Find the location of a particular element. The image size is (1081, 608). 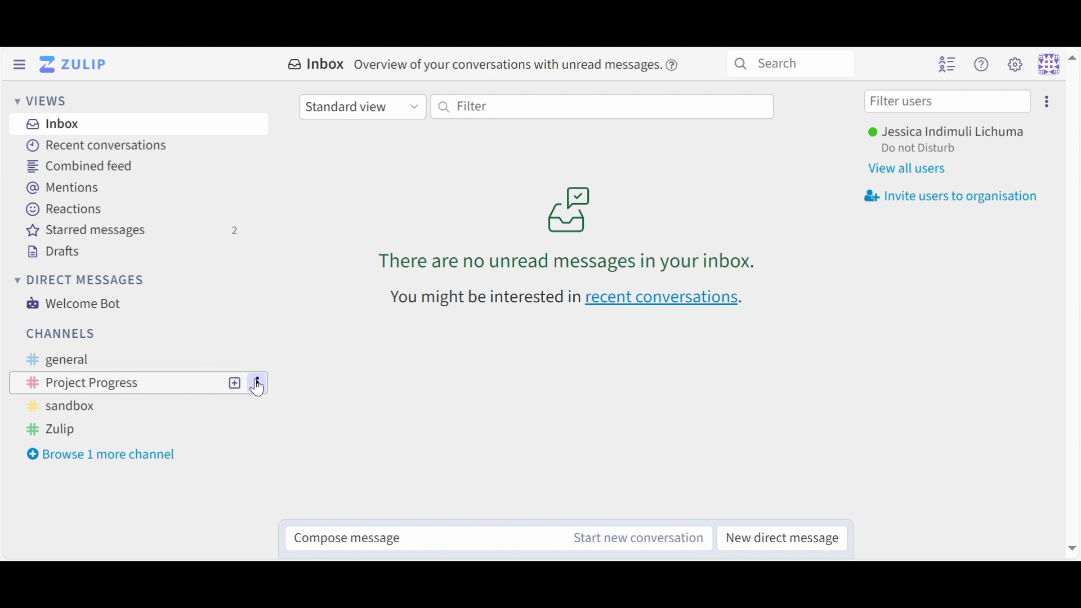

Reactions is located at coordinates (65, 210).